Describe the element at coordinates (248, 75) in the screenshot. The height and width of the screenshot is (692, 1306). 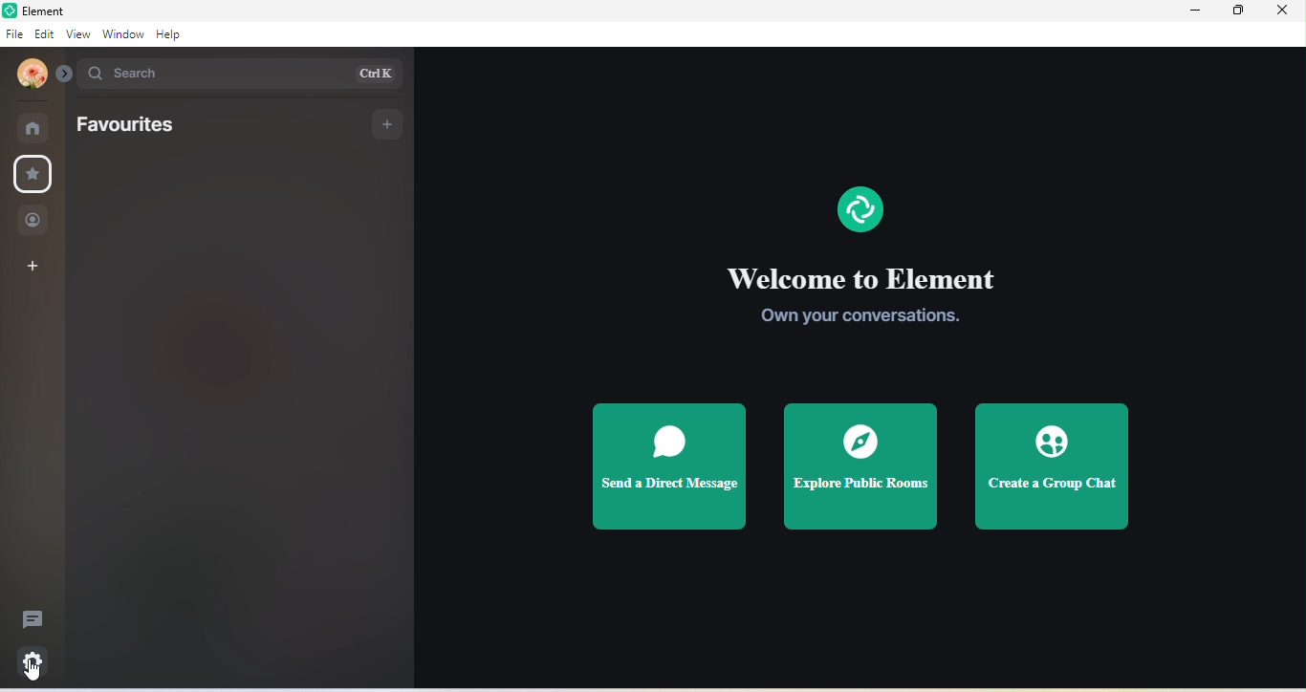
I see `search` at that location.